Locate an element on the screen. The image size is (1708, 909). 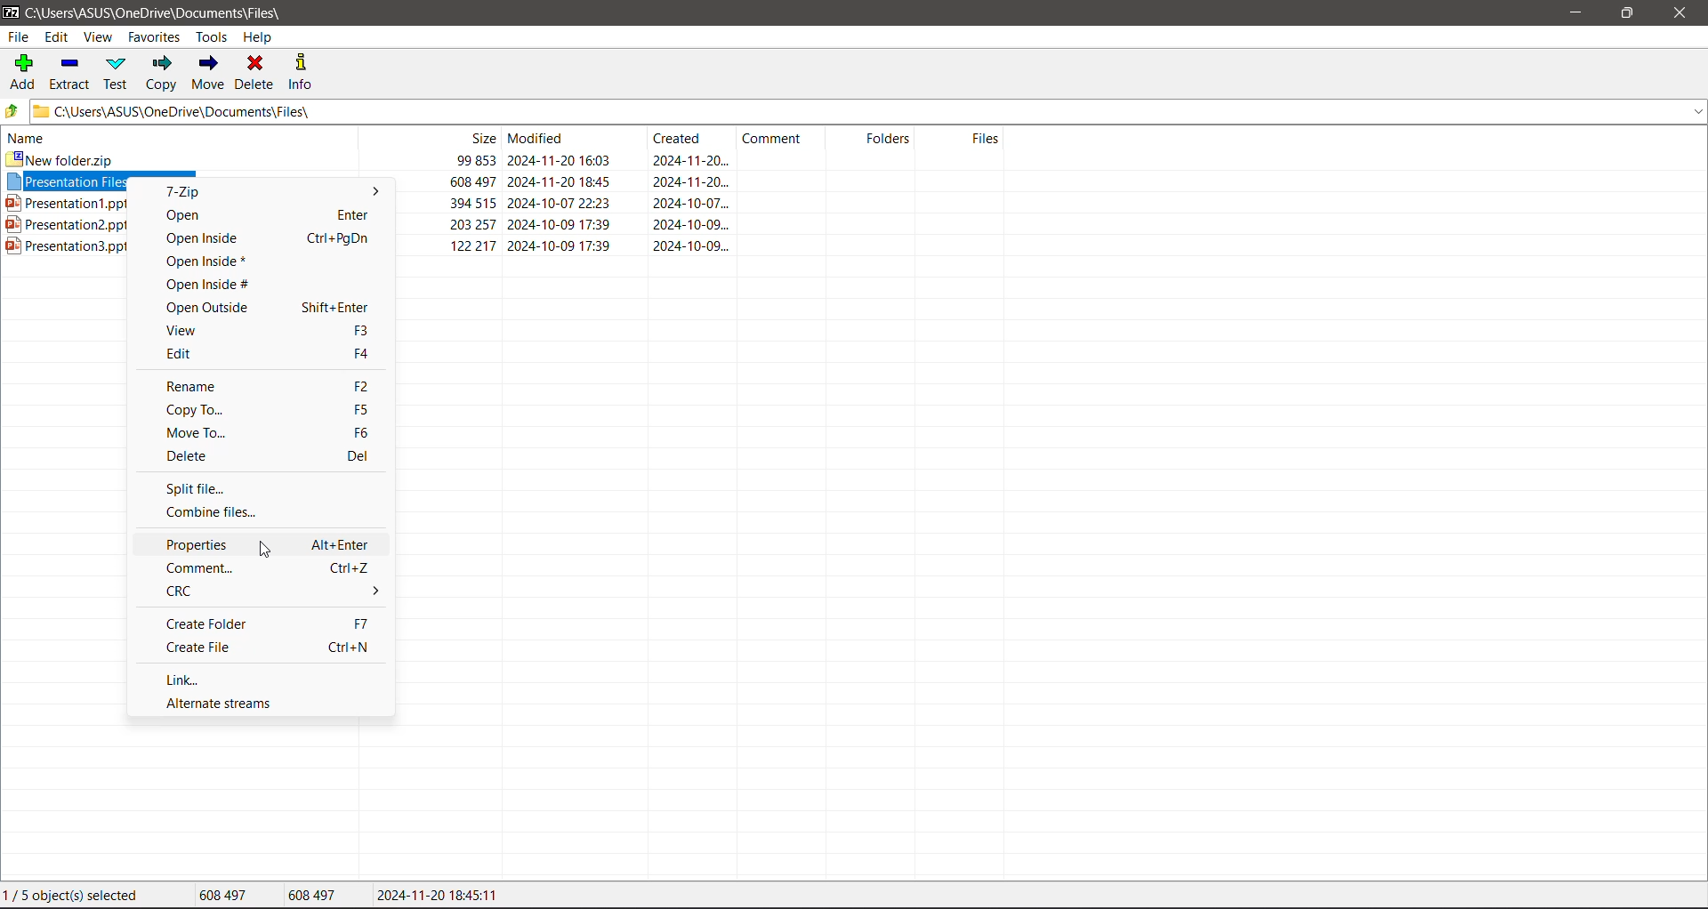
Current Folder Path is located at coordinates (868, 113).